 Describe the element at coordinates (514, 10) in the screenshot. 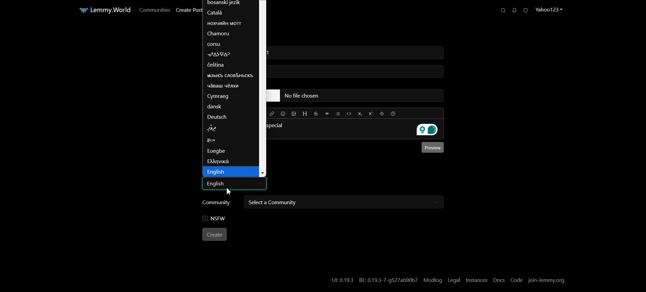

I see `Unread Messages` at that location.